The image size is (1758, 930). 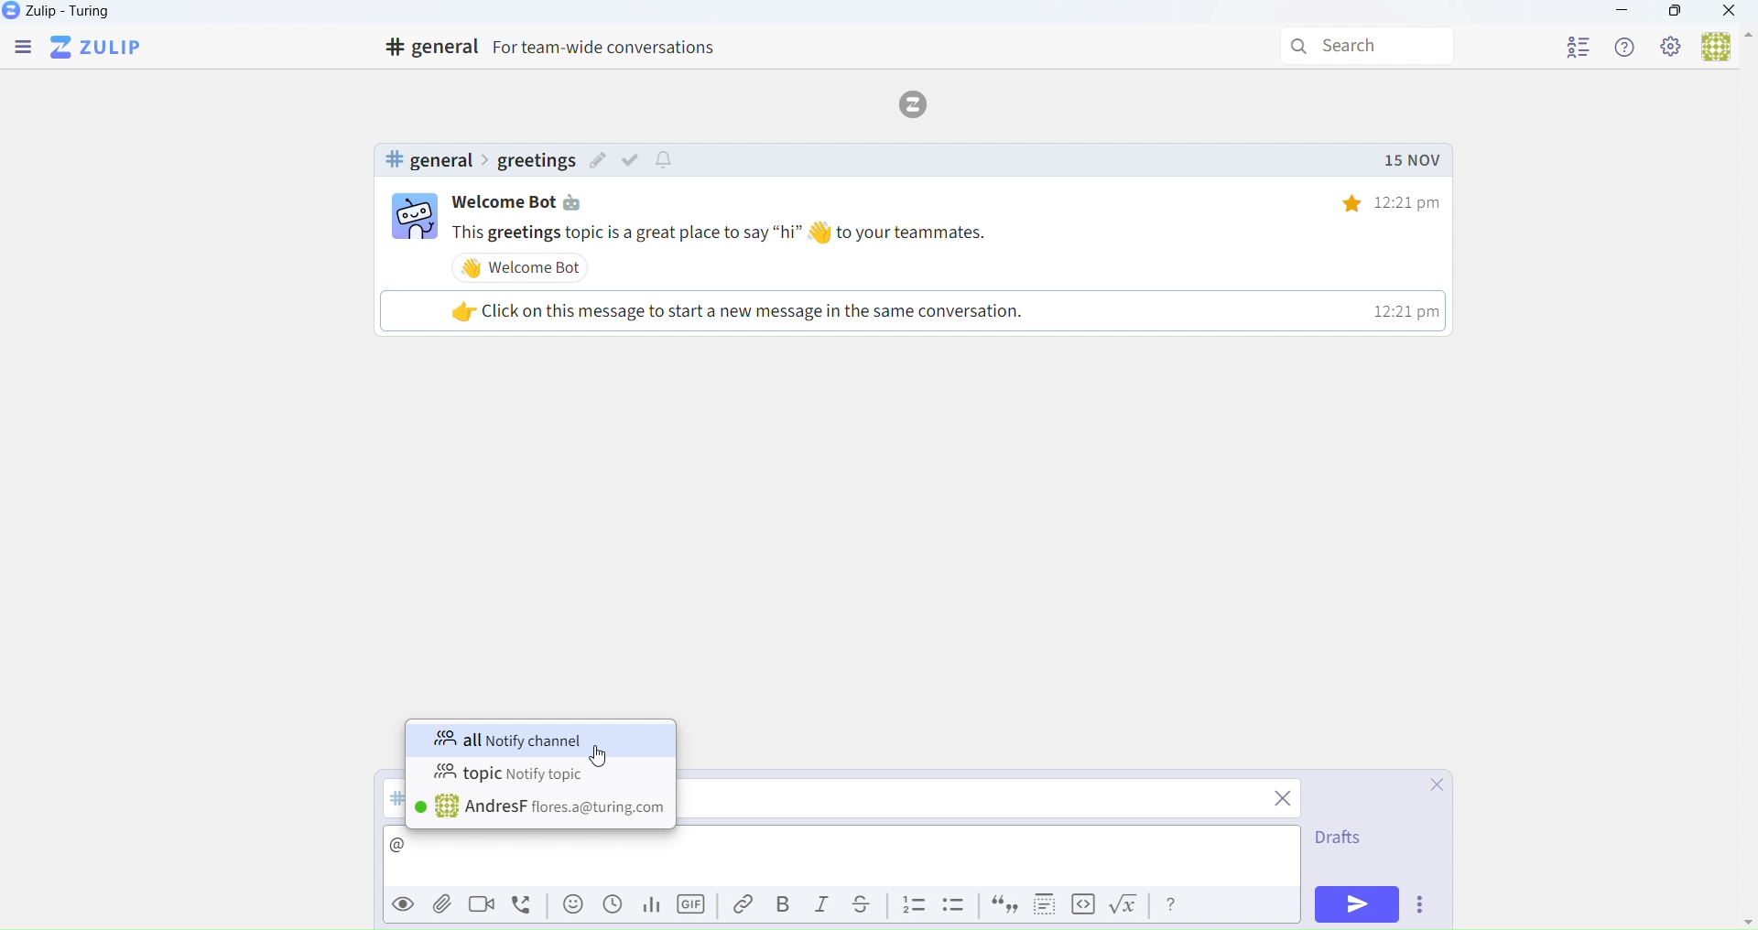 I want to click on Send, so click(x=1359, y=904).